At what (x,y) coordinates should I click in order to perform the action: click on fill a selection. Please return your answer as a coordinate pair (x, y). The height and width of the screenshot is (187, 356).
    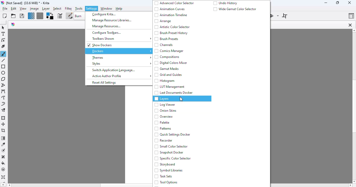
    Looking at the image, I should click on (3, 163).